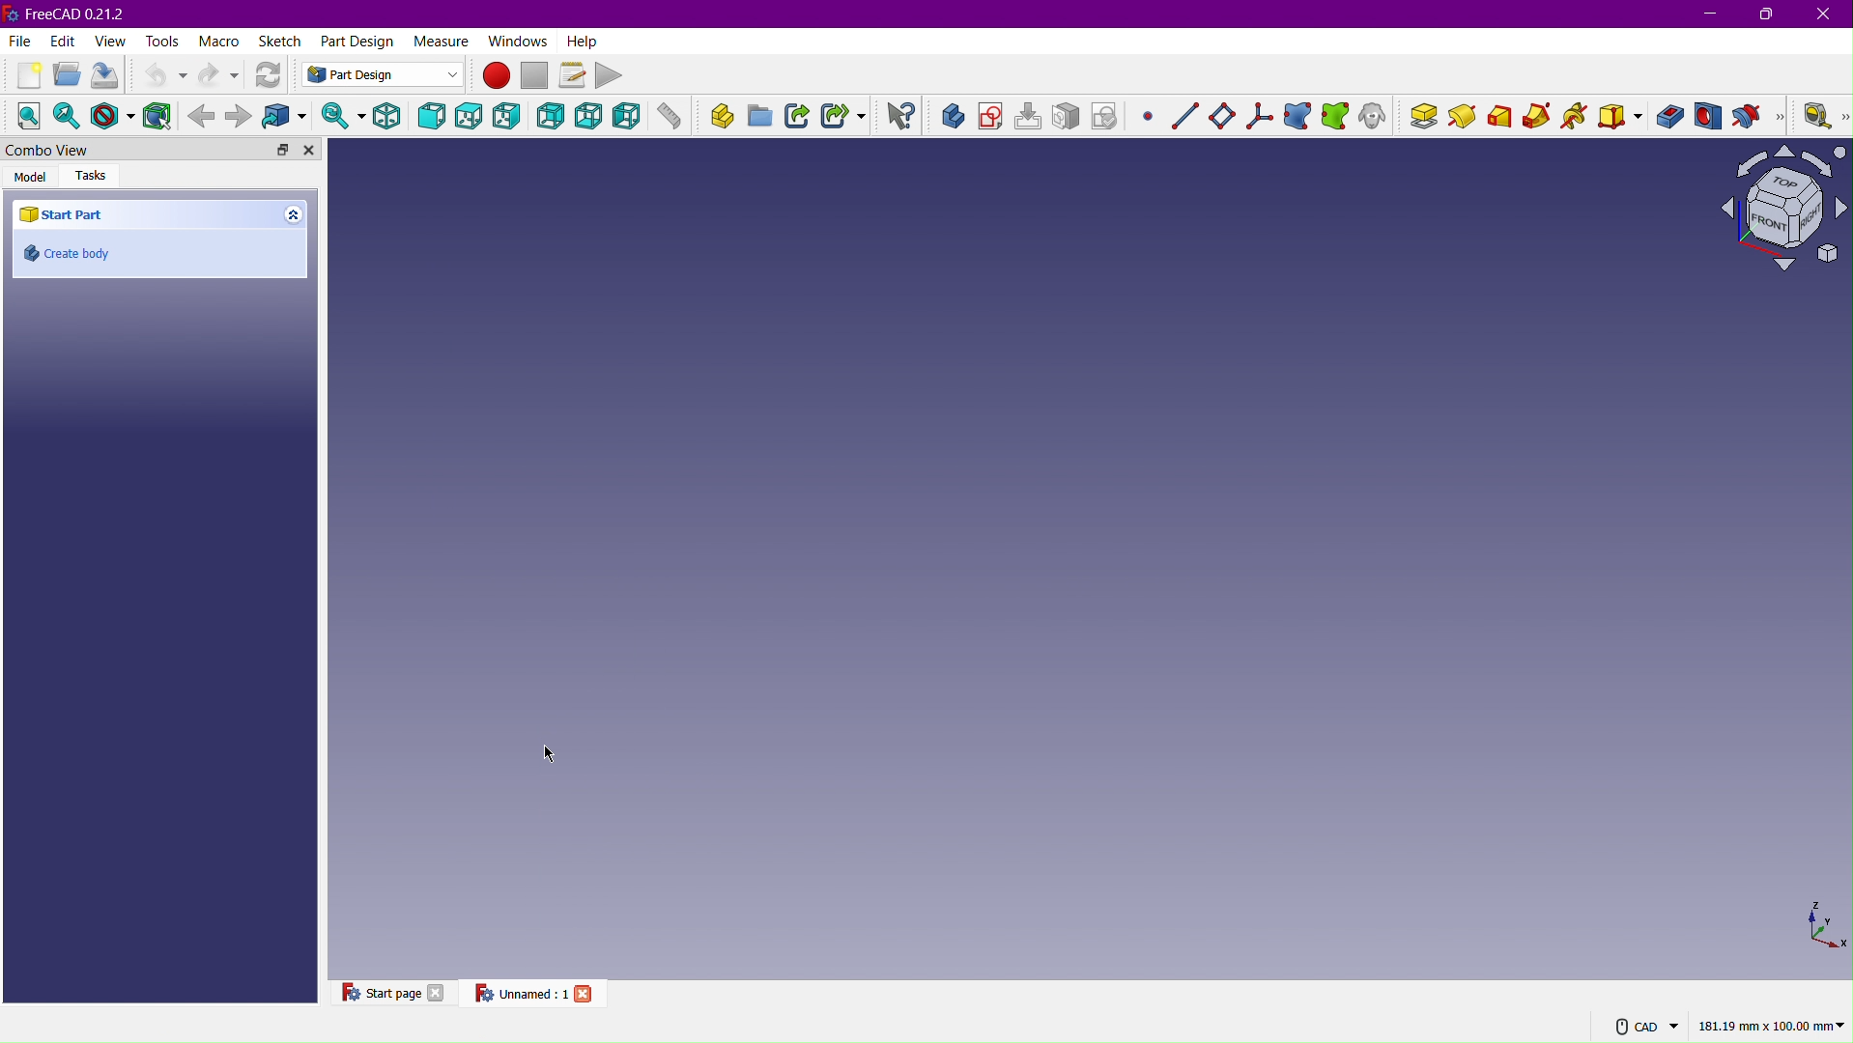 The height and width of the screenshot is (1043, 1853). Describe the element at coordinates (166, 41) in the screenshot. I see `Tools` at that location.